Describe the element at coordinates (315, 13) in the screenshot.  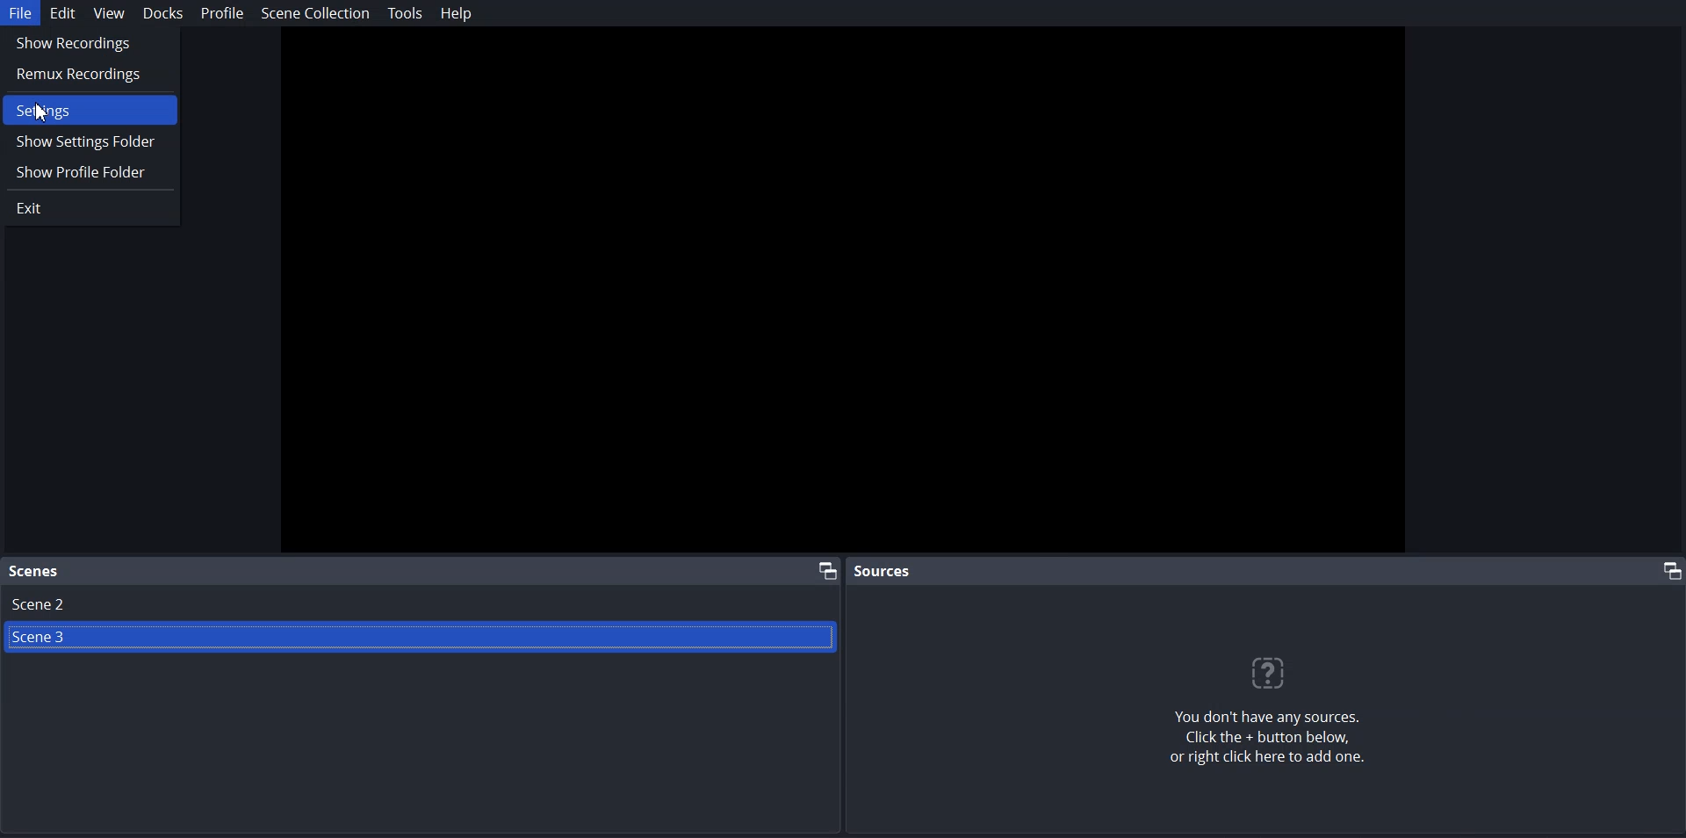
I see `Scene Collection` at that location.